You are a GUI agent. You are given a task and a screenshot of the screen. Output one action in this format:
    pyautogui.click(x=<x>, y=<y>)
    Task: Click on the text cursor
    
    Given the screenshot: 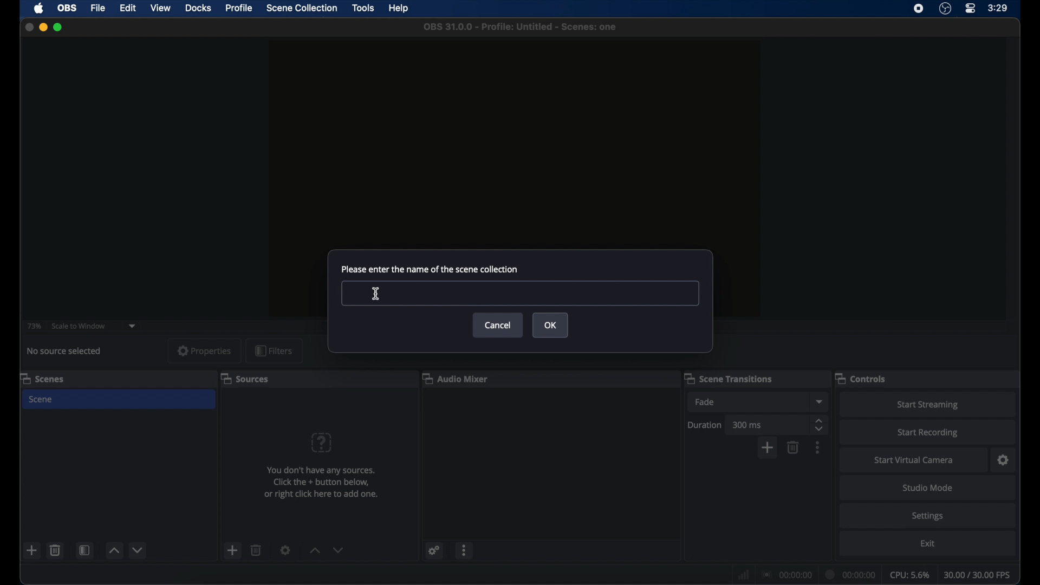 What is the action you would take?
    pyautogui.click(x=377, y=293)
    